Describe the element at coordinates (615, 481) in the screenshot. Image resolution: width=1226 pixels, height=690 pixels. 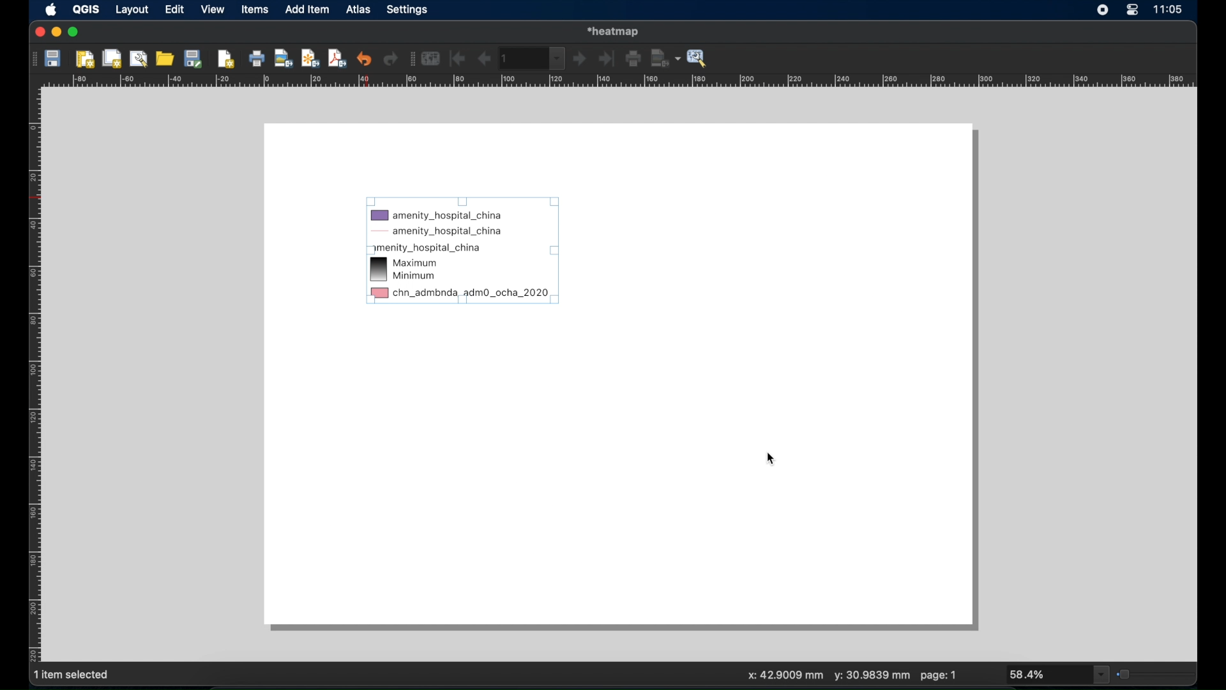
I see `blank layout` at that location.